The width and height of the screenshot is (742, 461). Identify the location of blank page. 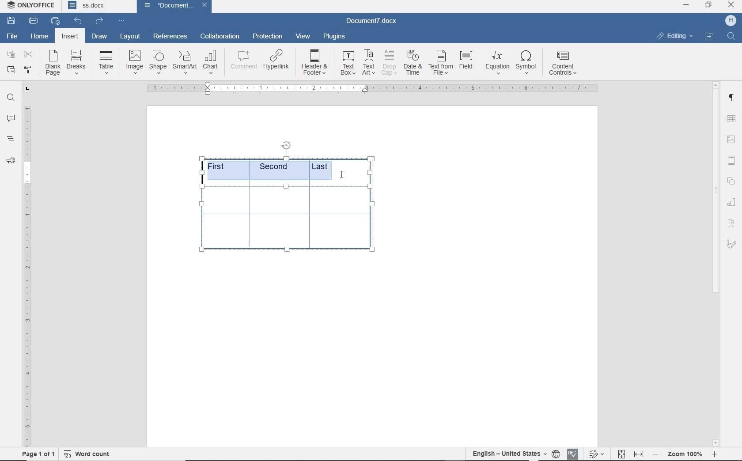
(53, 64).